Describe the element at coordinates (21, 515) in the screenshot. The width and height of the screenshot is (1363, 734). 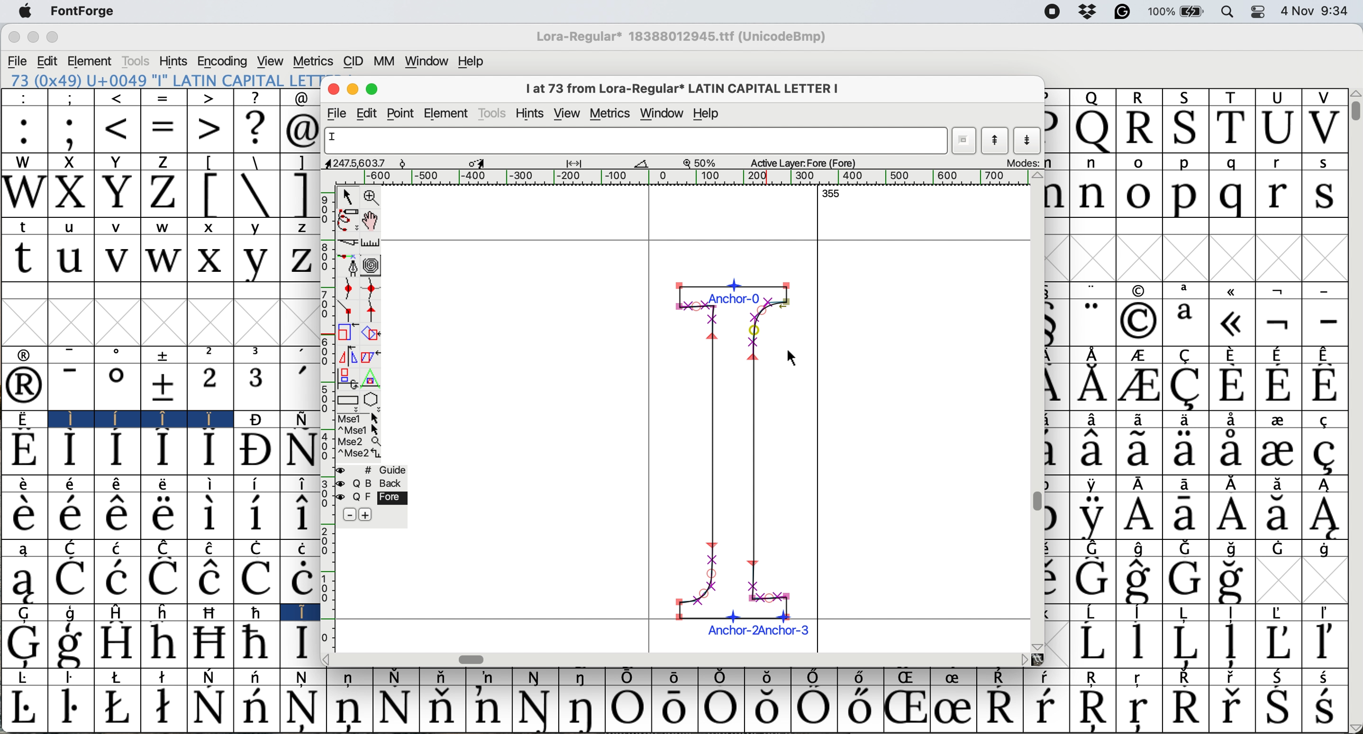
I see `Symbol` at that location.